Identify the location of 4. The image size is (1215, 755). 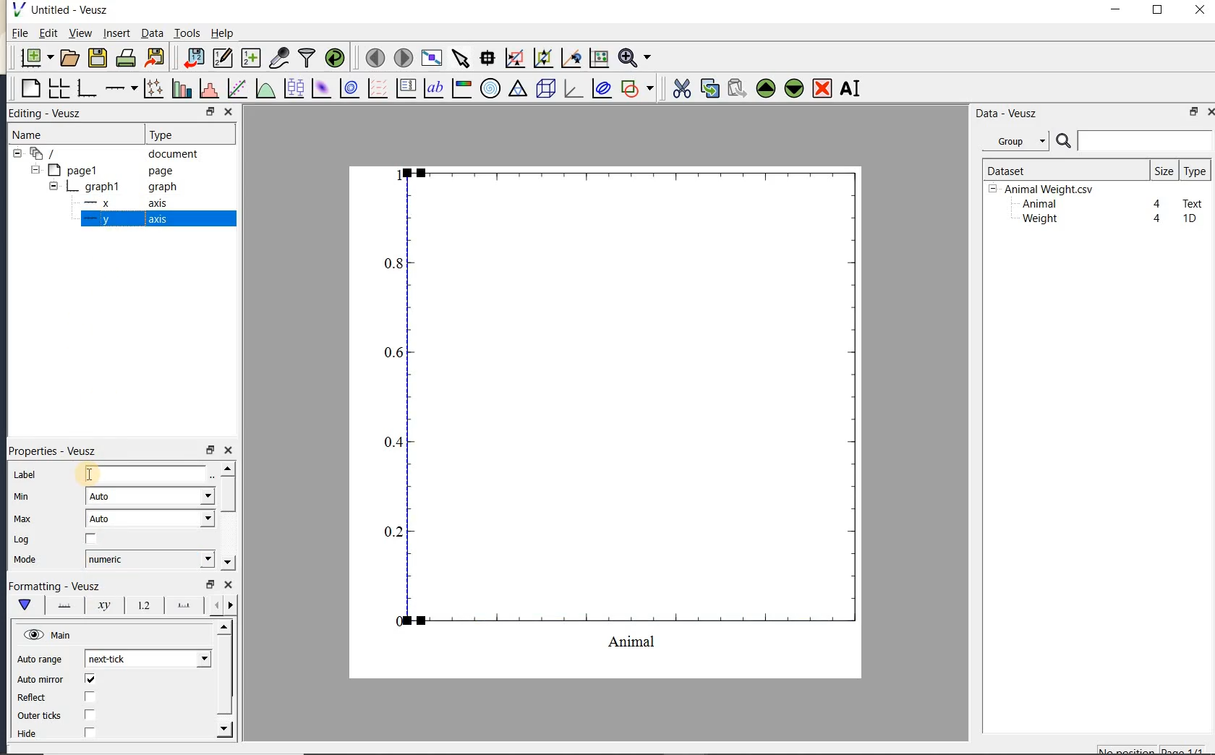
(1158, 205).